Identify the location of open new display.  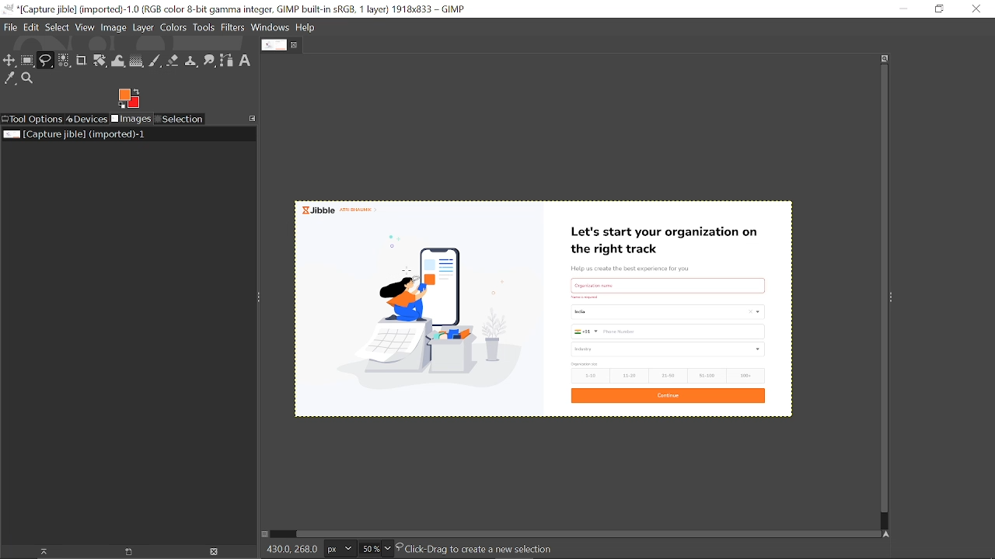
(123, 552).